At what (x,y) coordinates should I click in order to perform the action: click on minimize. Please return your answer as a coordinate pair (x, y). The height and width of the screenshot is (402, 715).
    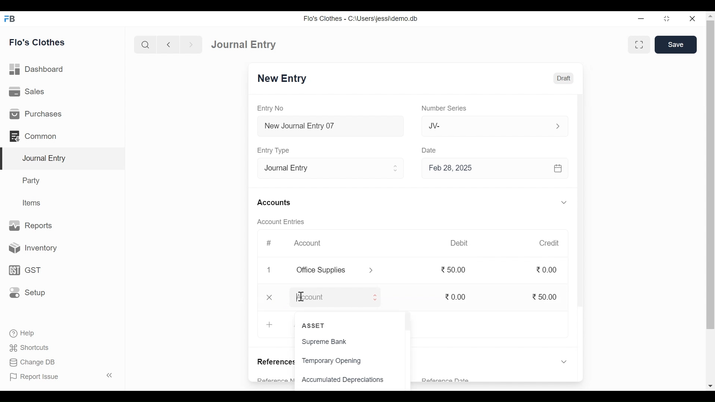
    Looking at the image, I should click on (641, 19).